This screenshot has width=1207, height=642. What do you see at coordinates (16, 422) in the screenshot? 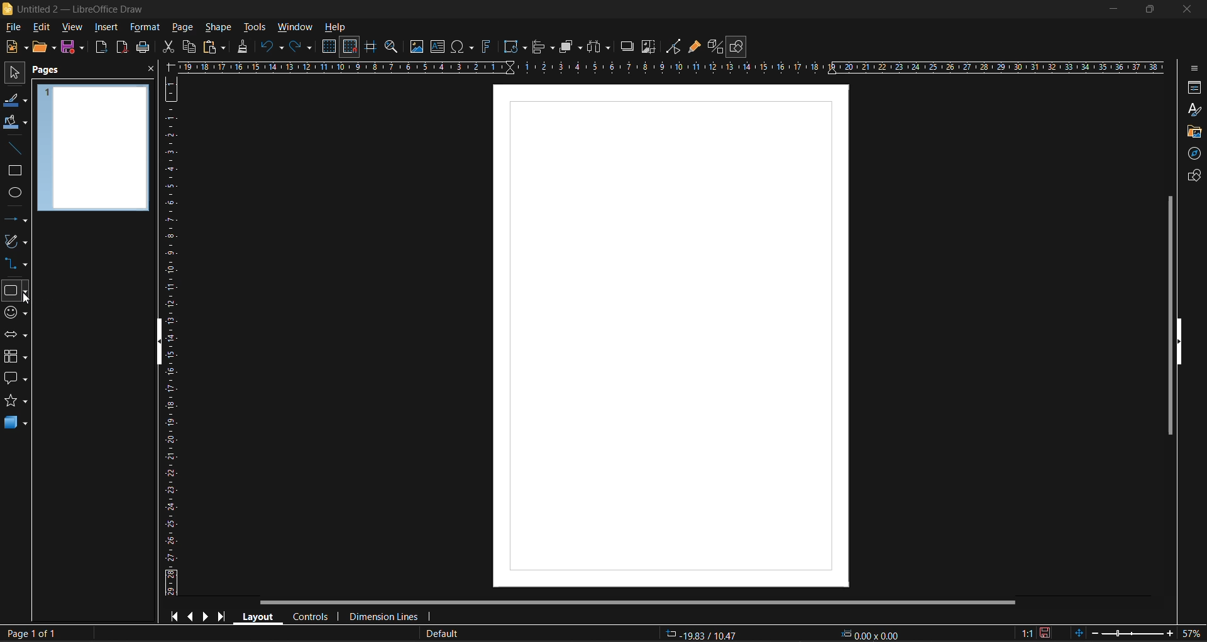
I see `3d shapes` at bounding box center [16, 422].